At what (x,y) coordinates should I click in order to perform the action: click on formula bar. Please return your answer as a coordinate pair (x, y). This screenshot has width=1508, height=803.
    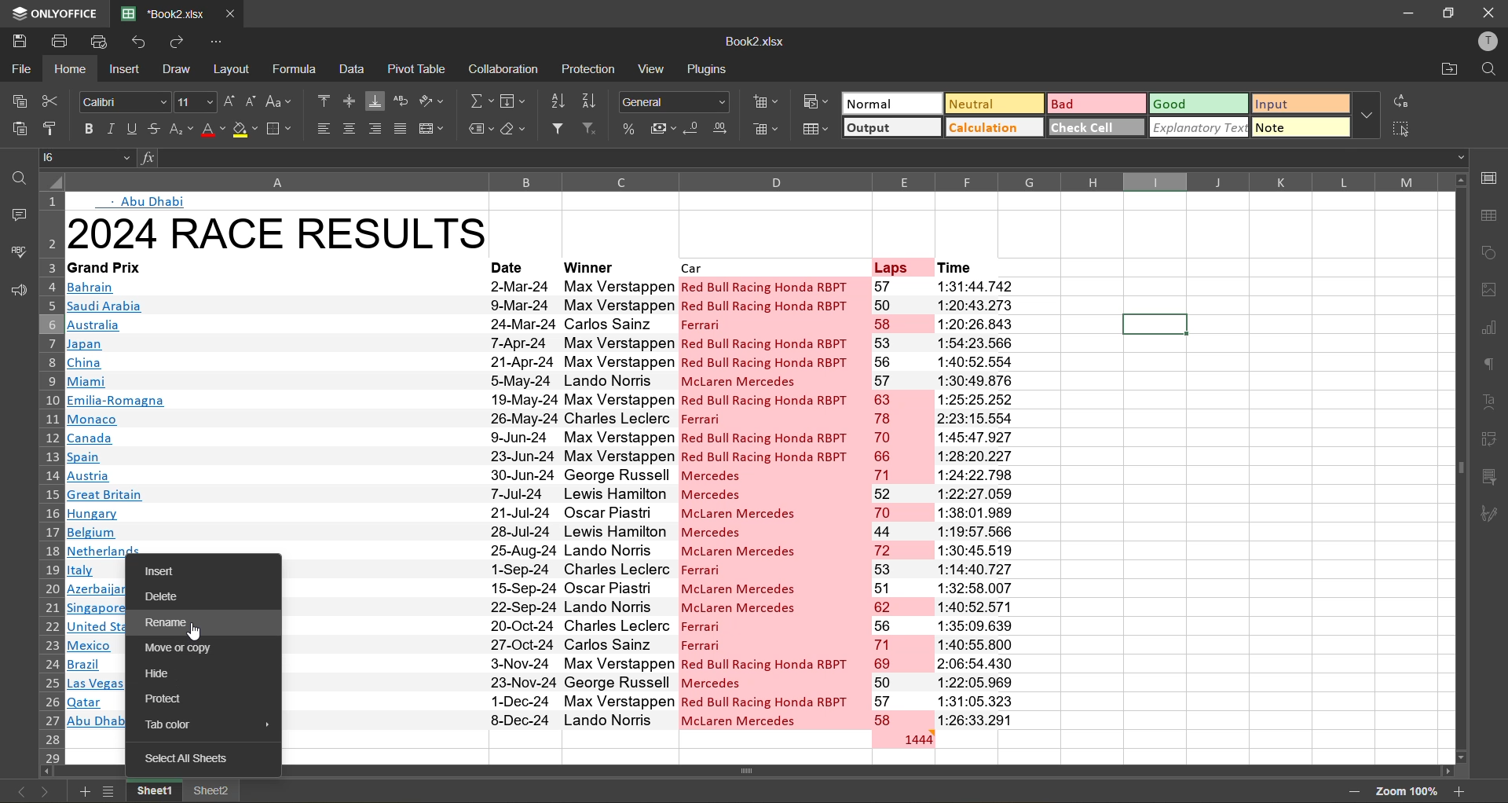
    Looking at the image, I should click on (795, 157).